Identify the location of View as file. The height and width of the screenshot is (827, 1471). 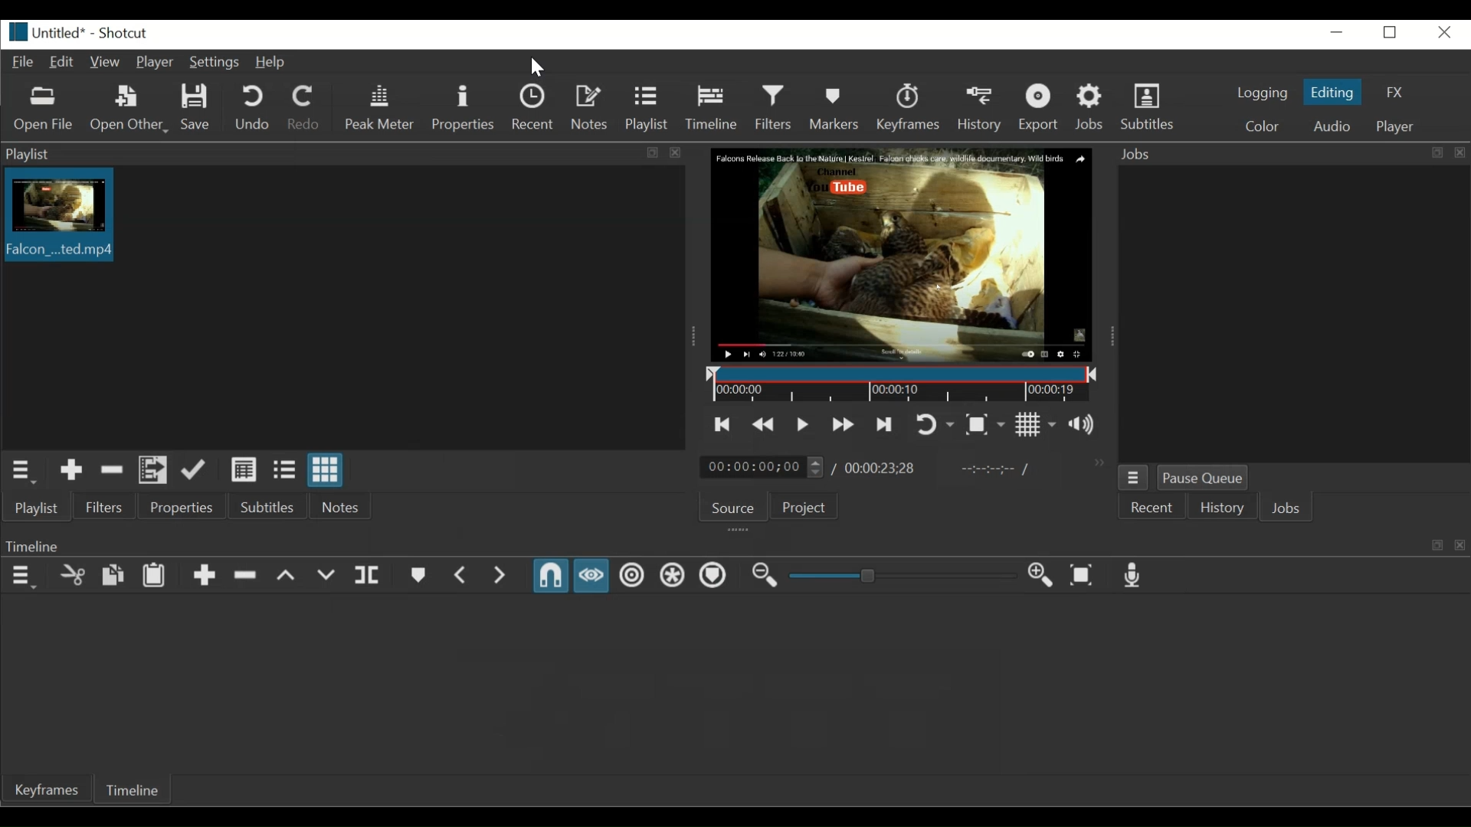
(284, 470).